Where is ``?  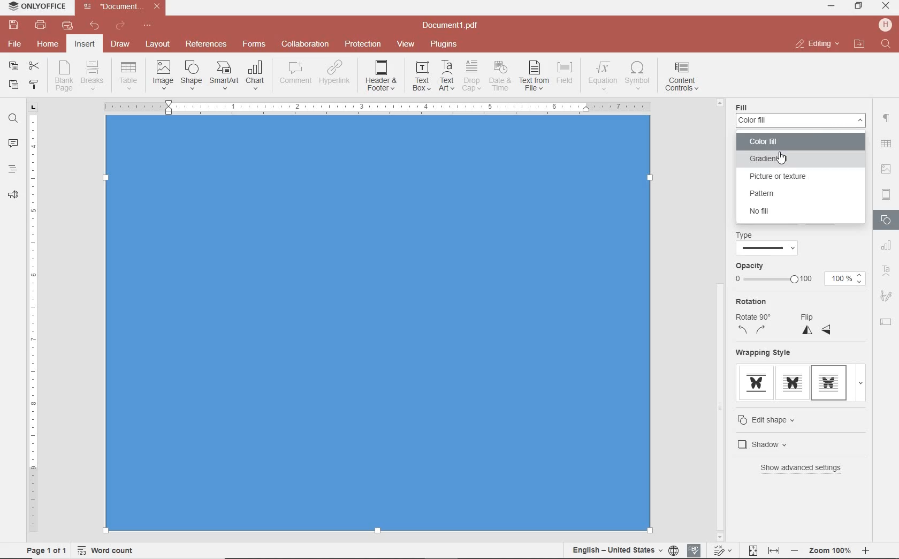  is located at coordinates (830, 551).